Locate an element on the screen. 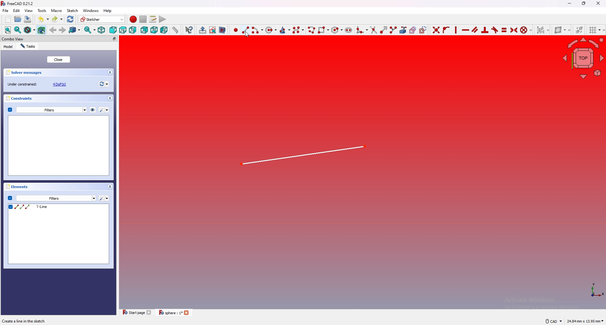 This screenshot has height=325, width=606. Create slot is located at coordinates (349, 29).